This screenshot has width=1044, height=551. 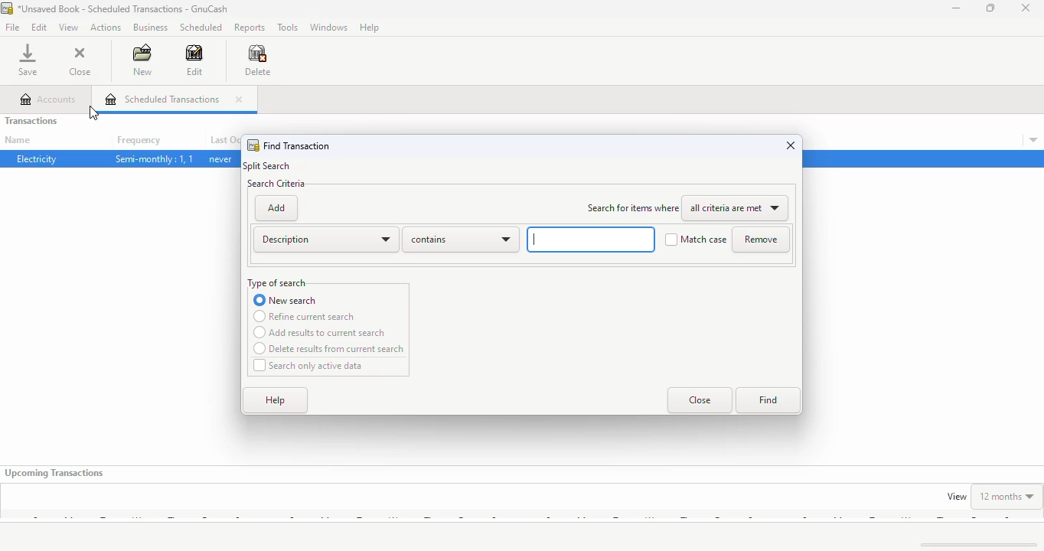 What do you see at coordinates (106, 28) in the screenshot?
I see `actions` at bounding box center [106, 28].